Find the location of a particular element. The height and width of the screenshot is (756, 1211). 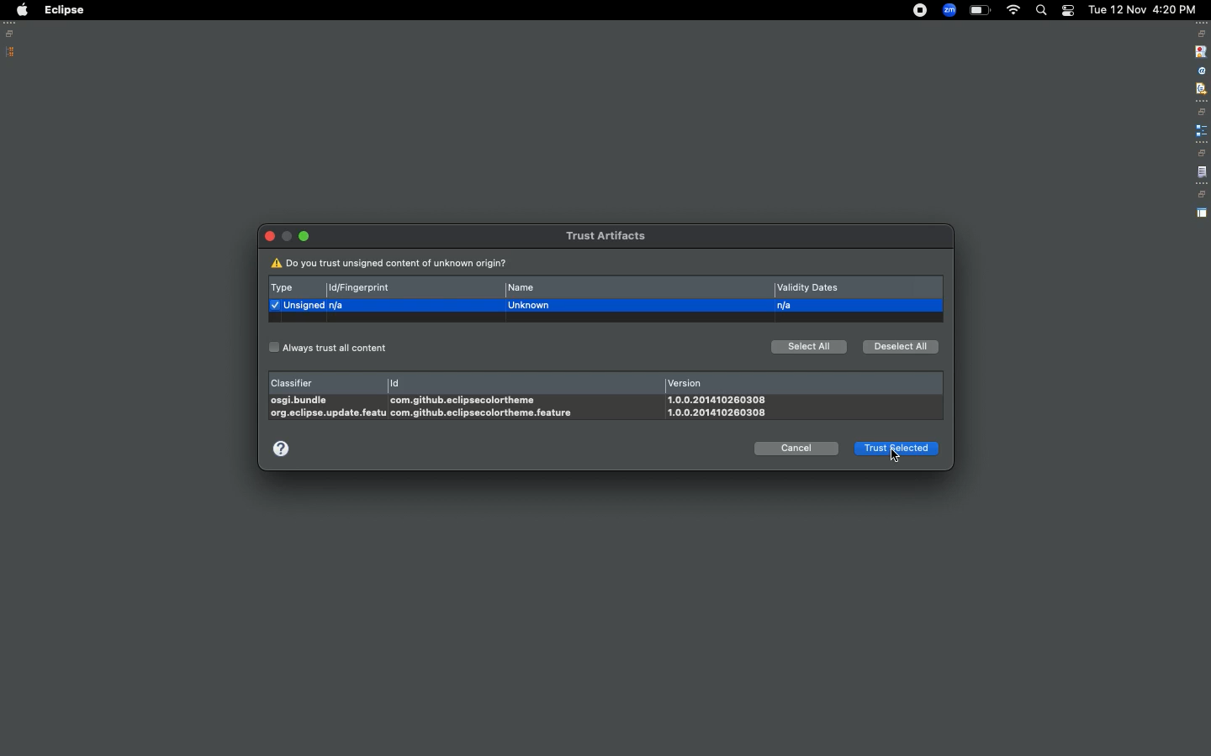

Date/time is located at coordinates (1144, 8).